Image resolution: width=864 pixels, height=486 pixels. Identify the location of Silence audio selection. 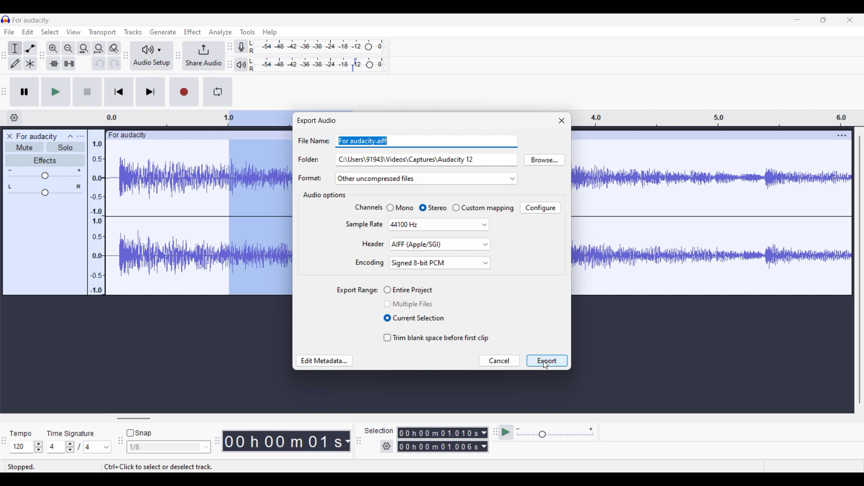
(69, 63).